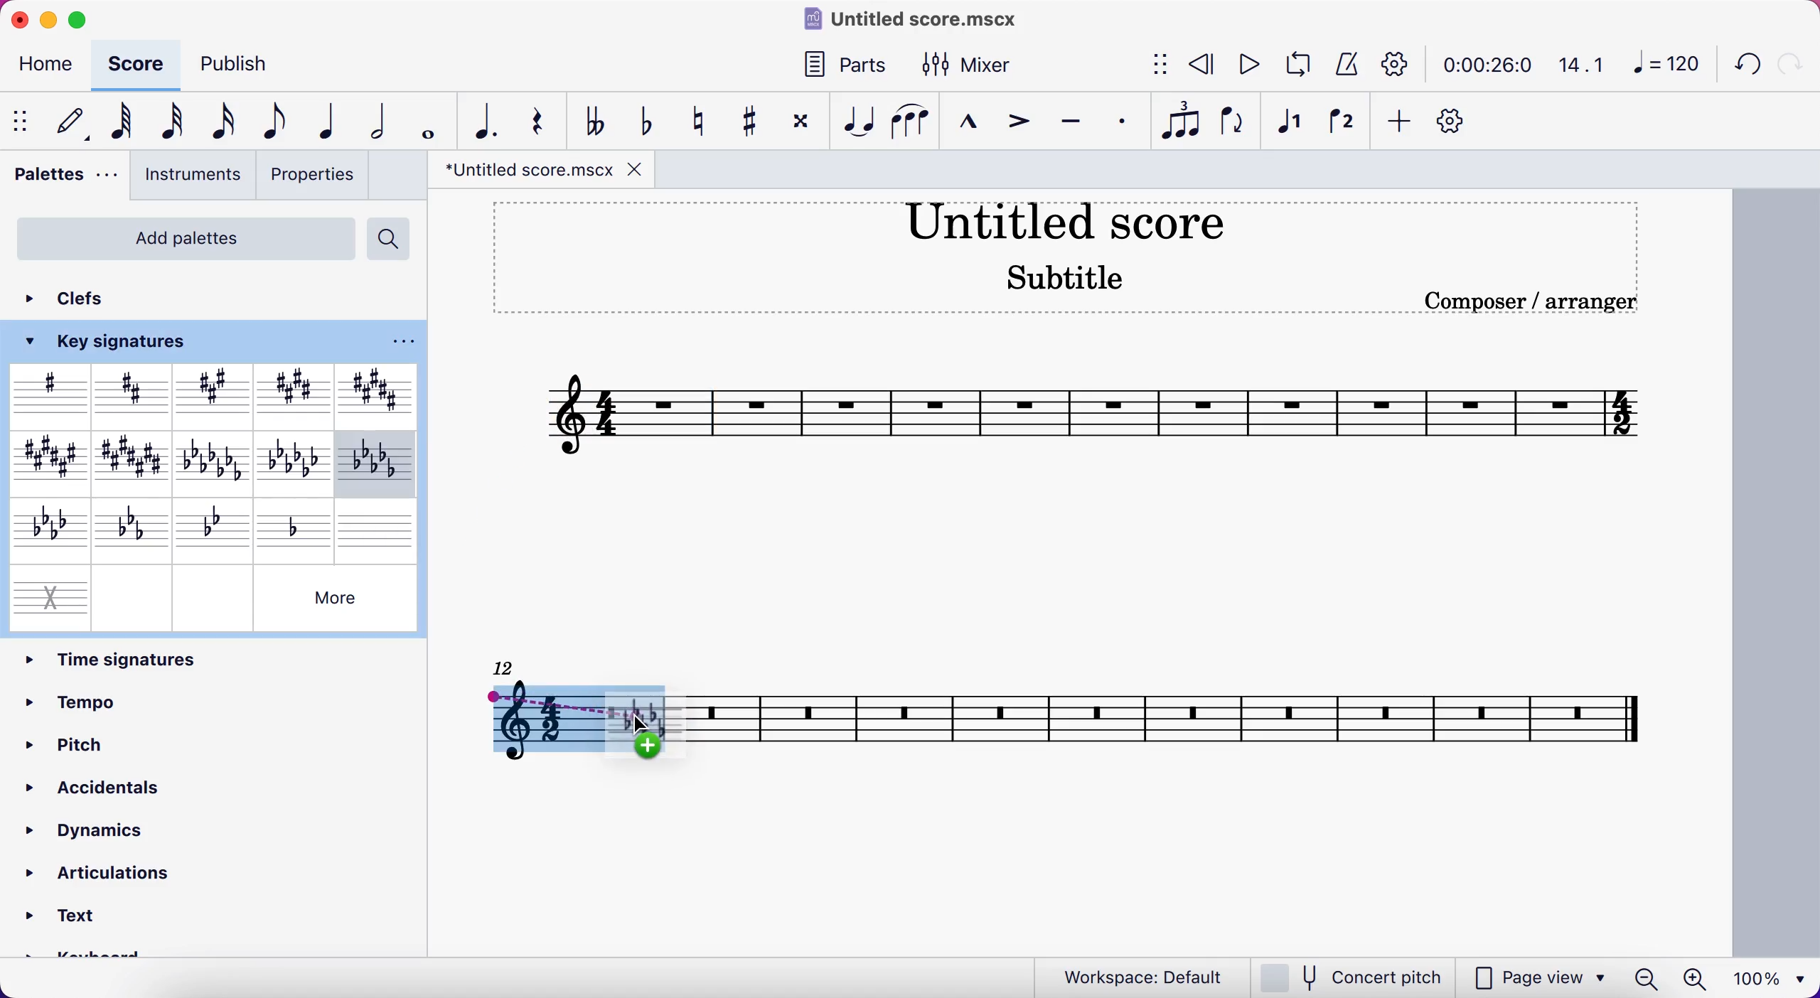 This screenshot has height=998, width=1820. Describe the element at coordinates (391, 238) in the screenshot. I see `search palettes` at that location.